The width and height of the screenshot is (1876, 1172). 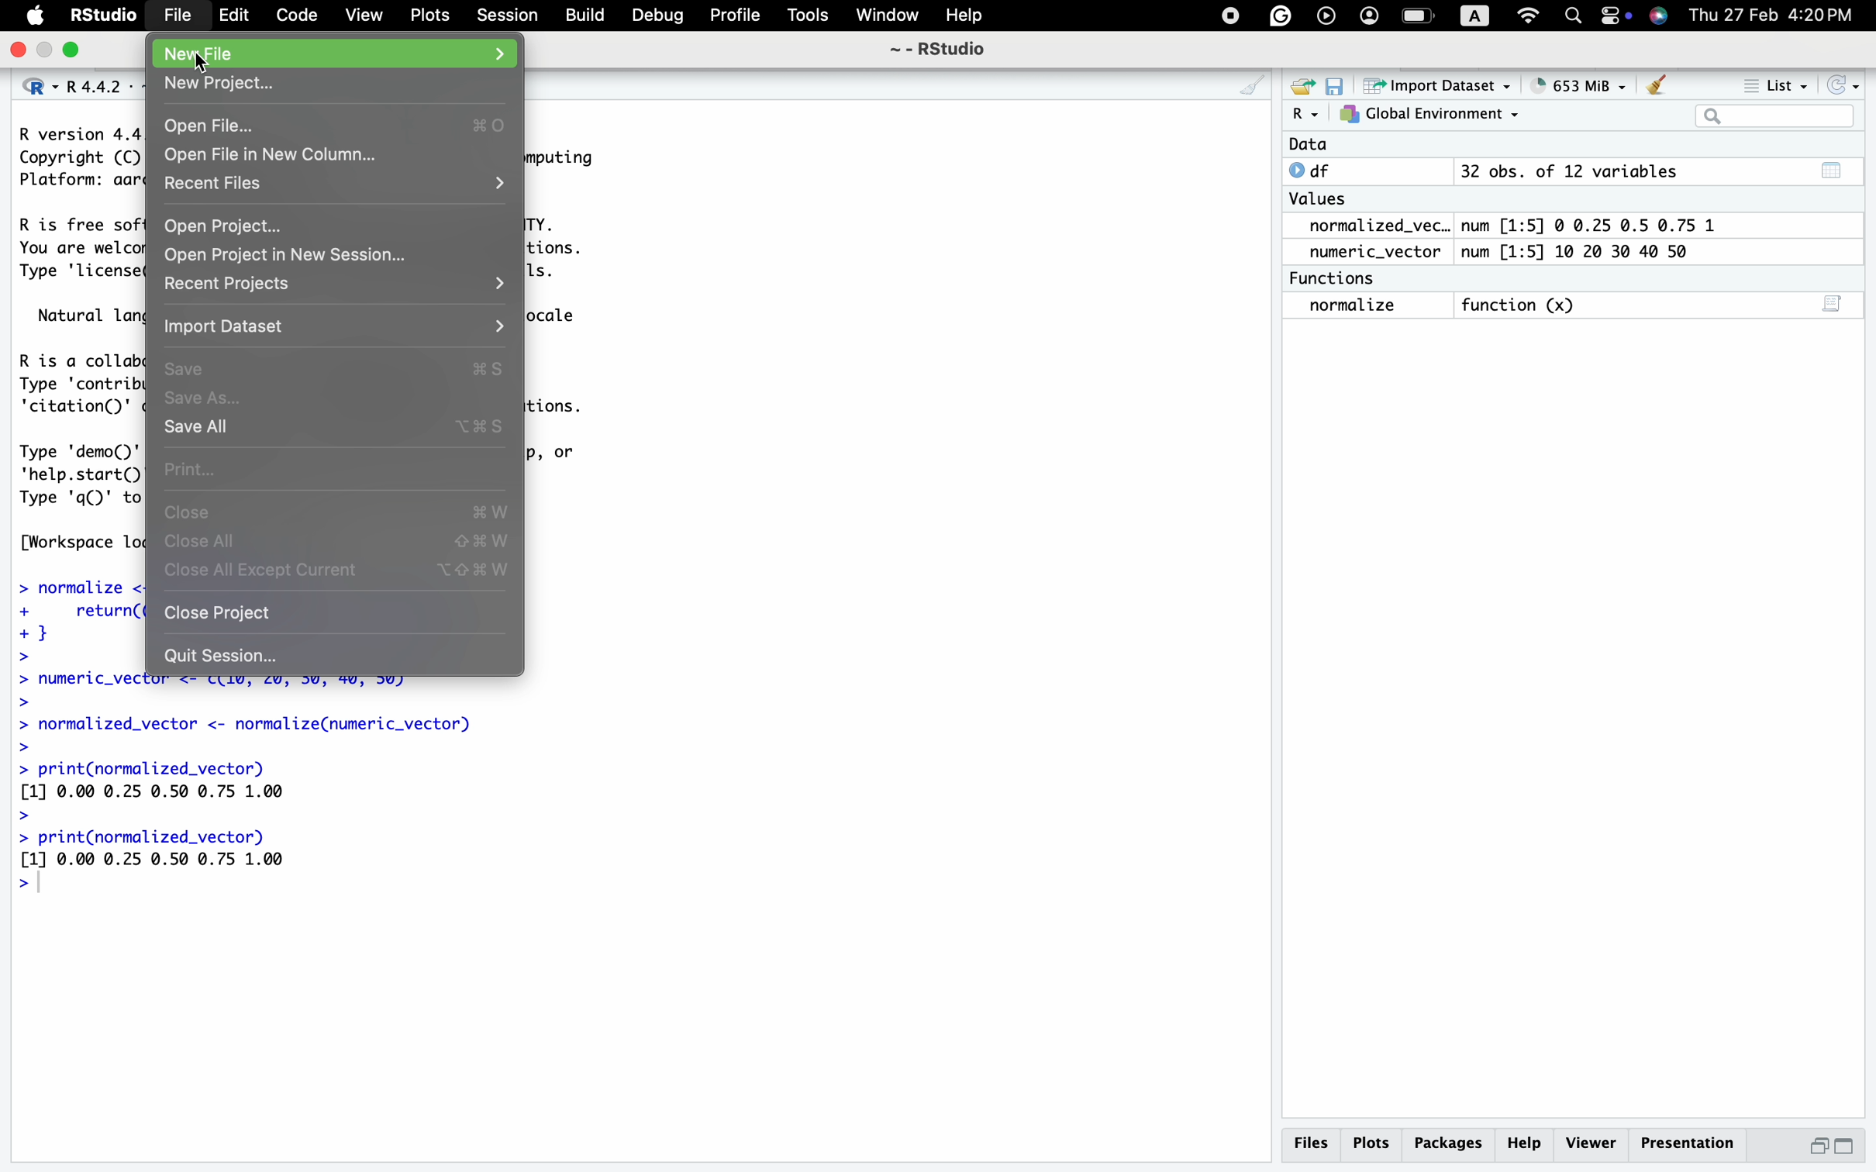 What do you see at coordinates (362, 16) in the screenshot?
I see `View` at bounding box center [362, 16].